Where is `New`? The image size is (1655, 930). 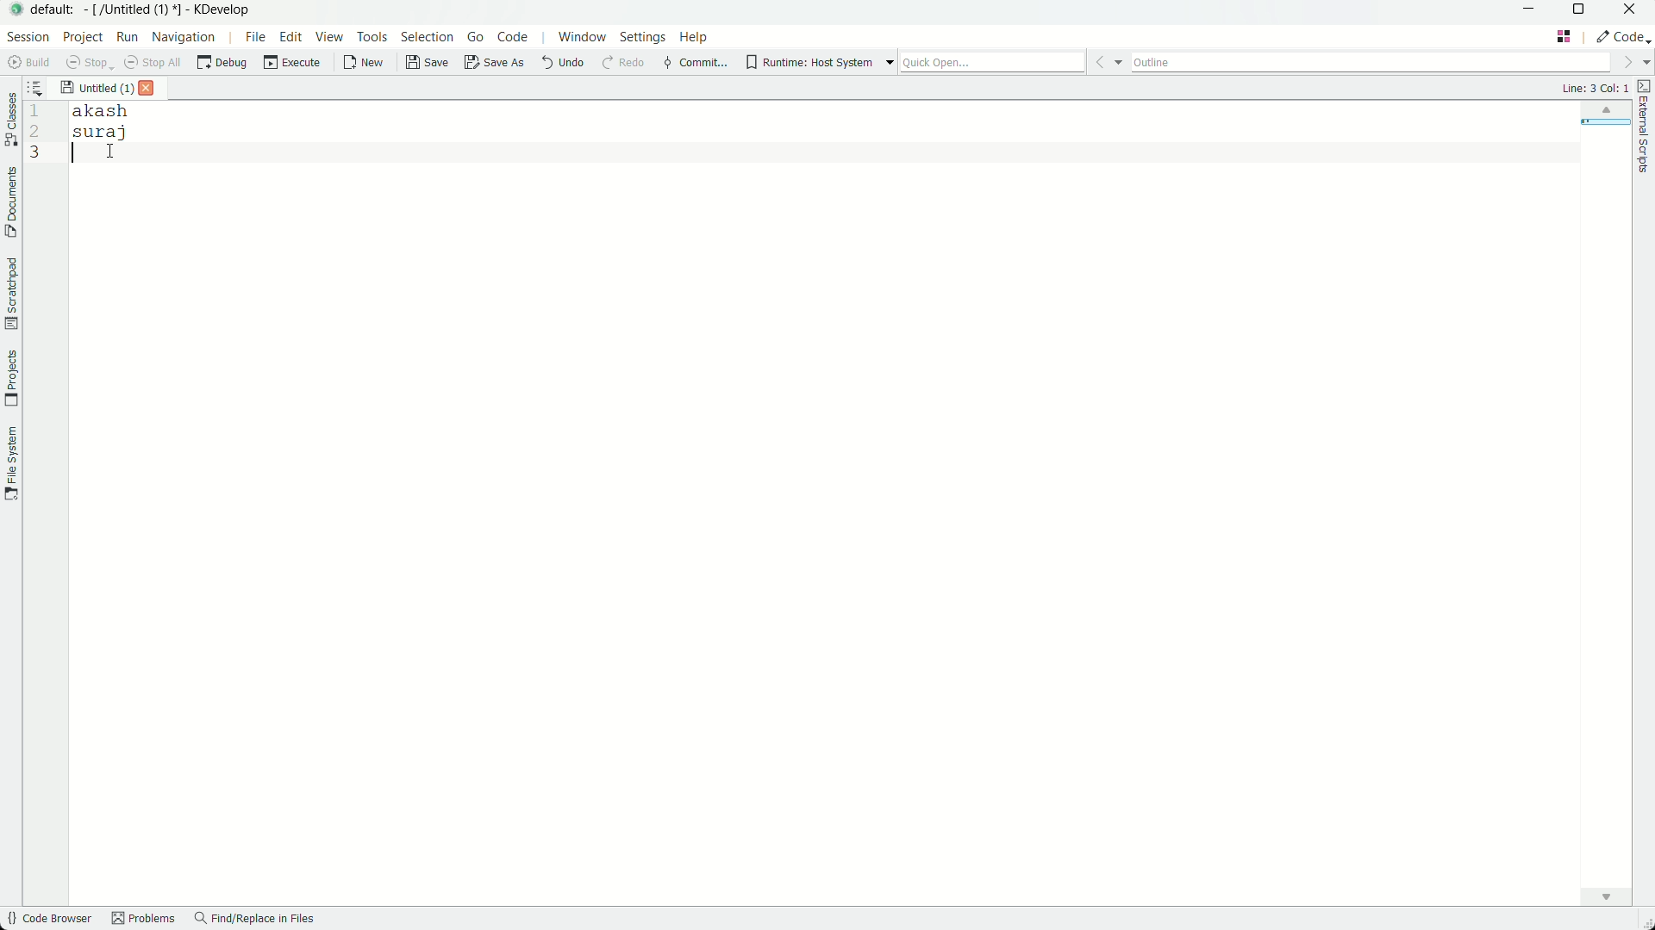
New is located at coordinates (364, 63).